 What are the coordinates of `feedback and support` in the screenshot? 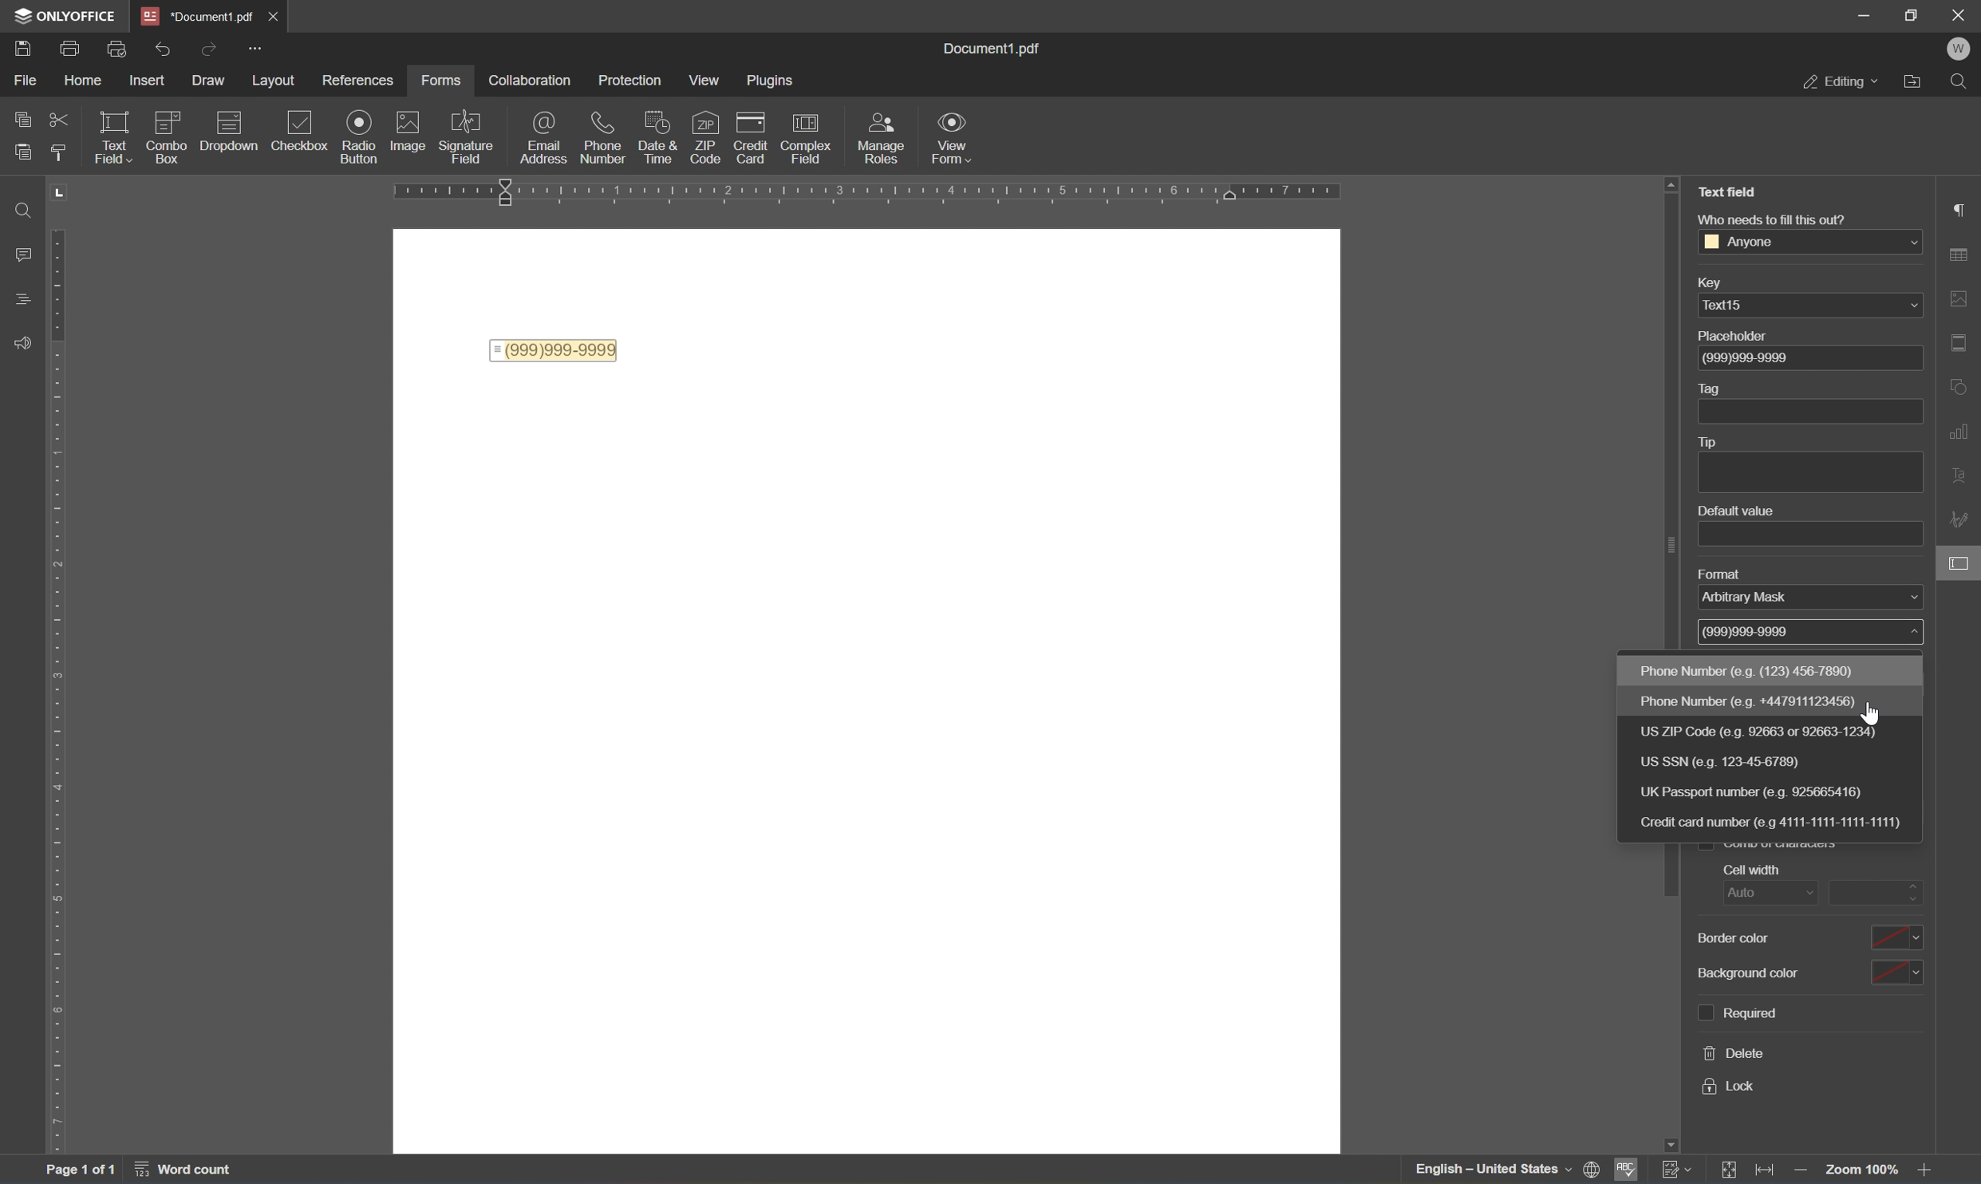 It's located at (22, 338).